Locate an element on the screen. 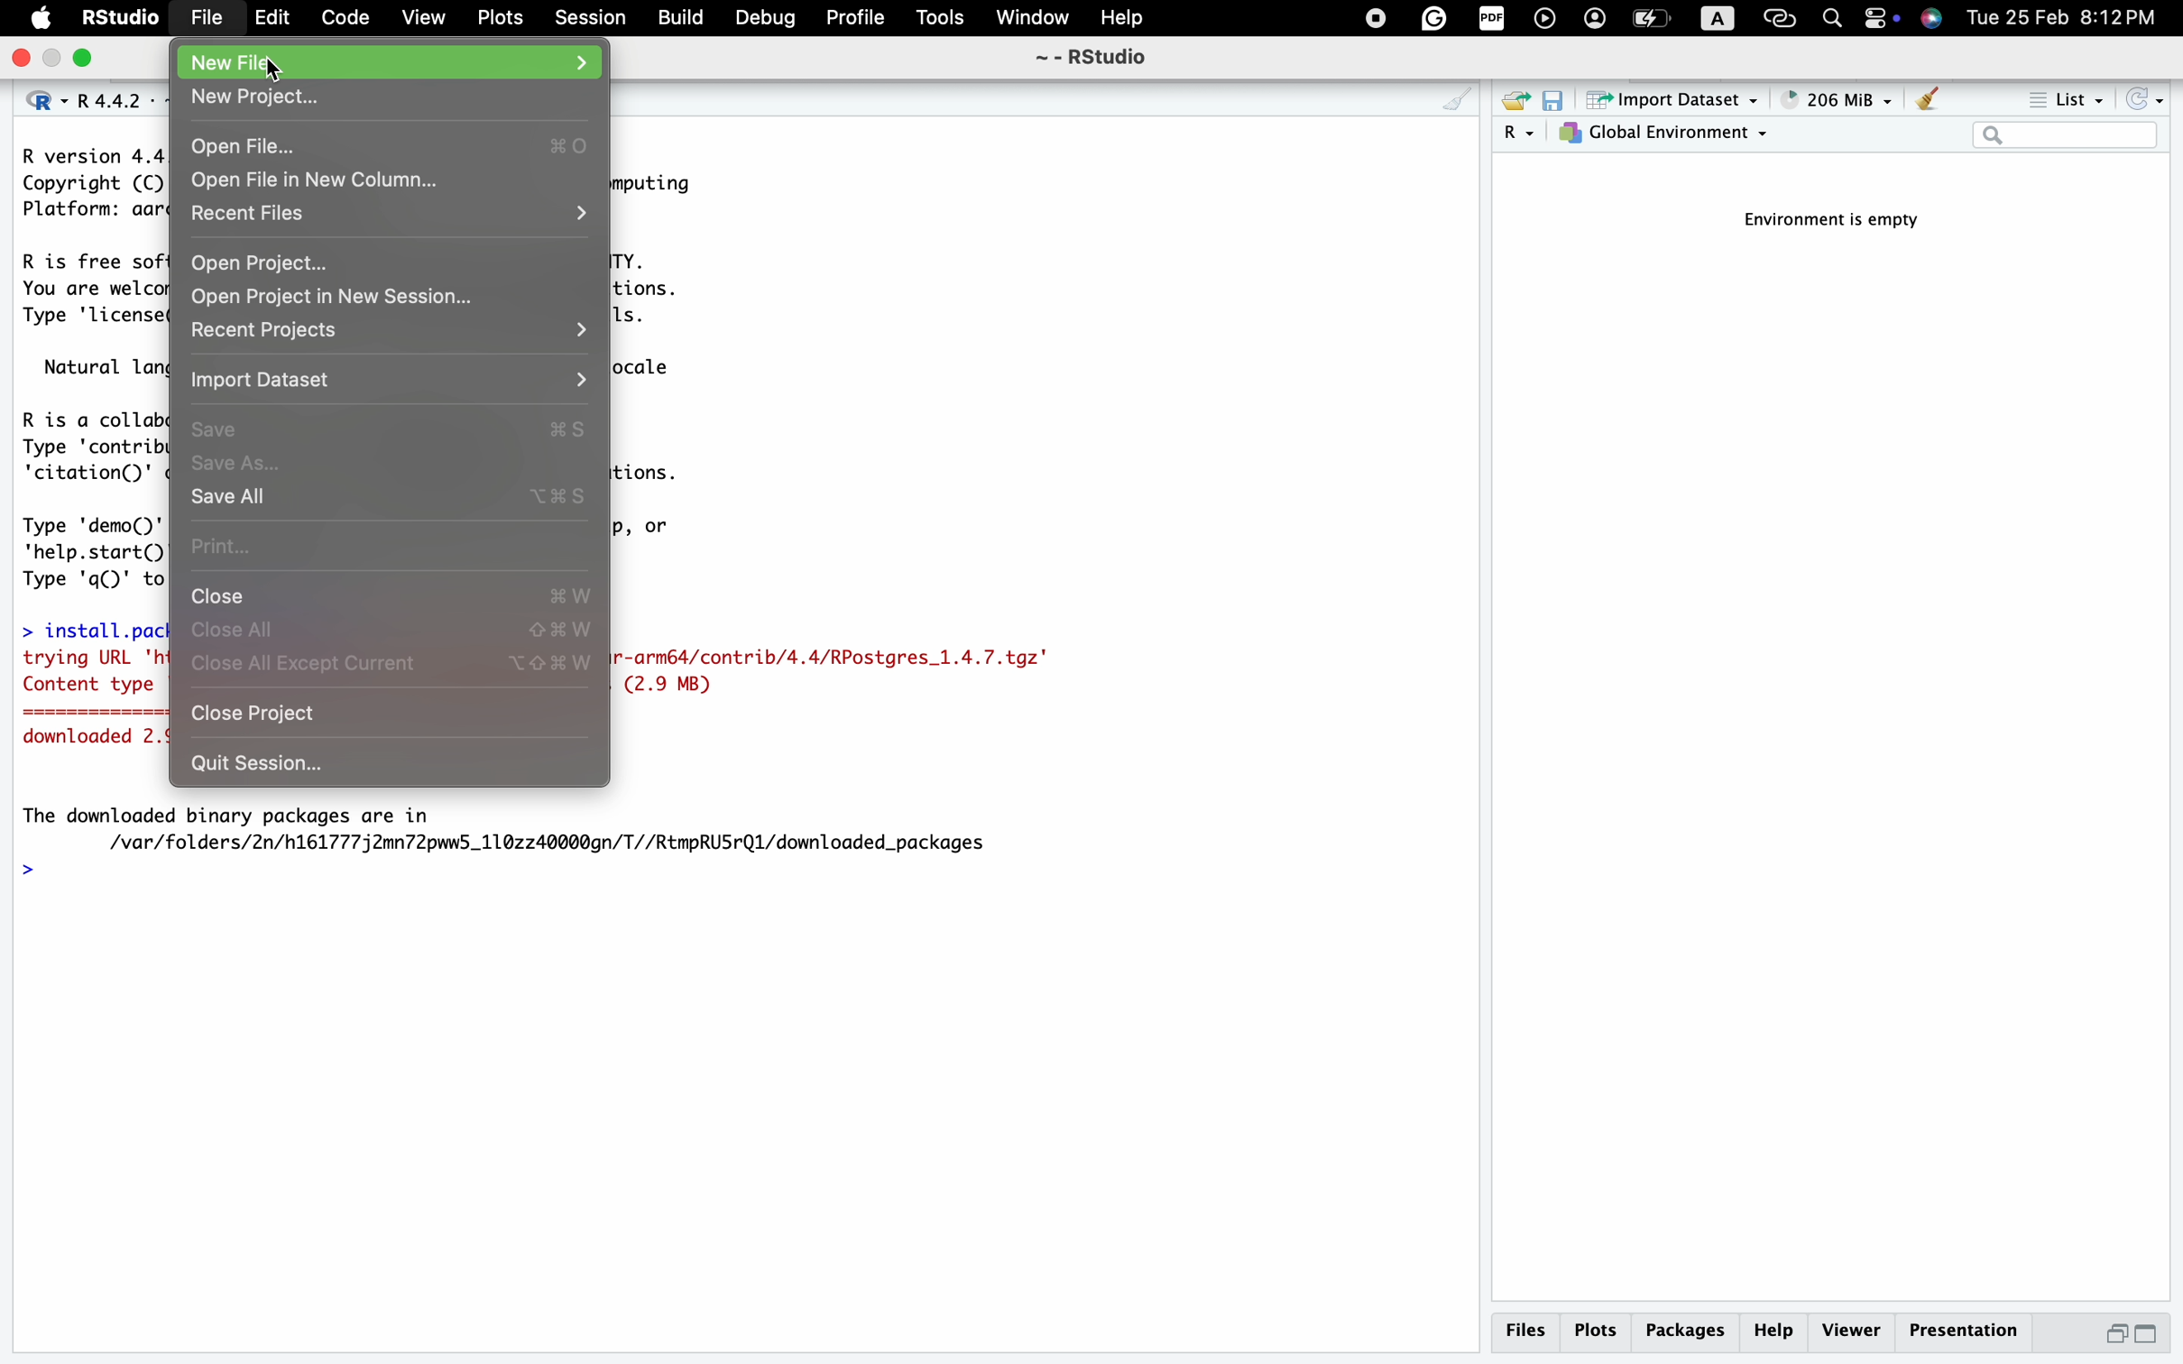 The height and width of the screenshot is (1364, 2183). apple logo is located at coordinates (36, 19).